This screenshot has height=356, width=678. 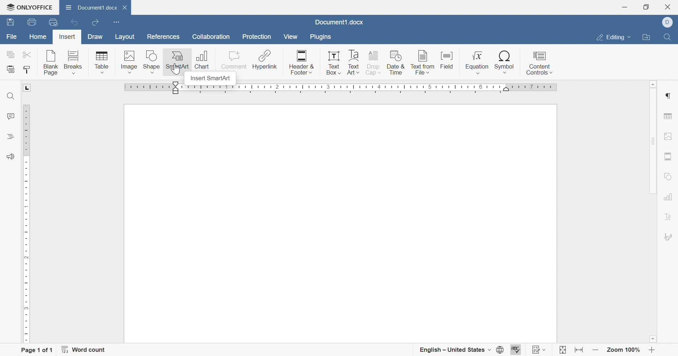 What do you see at coordinates (73, 22) in the screenshot?
I see `Undo` at bounding box center [73, 22].